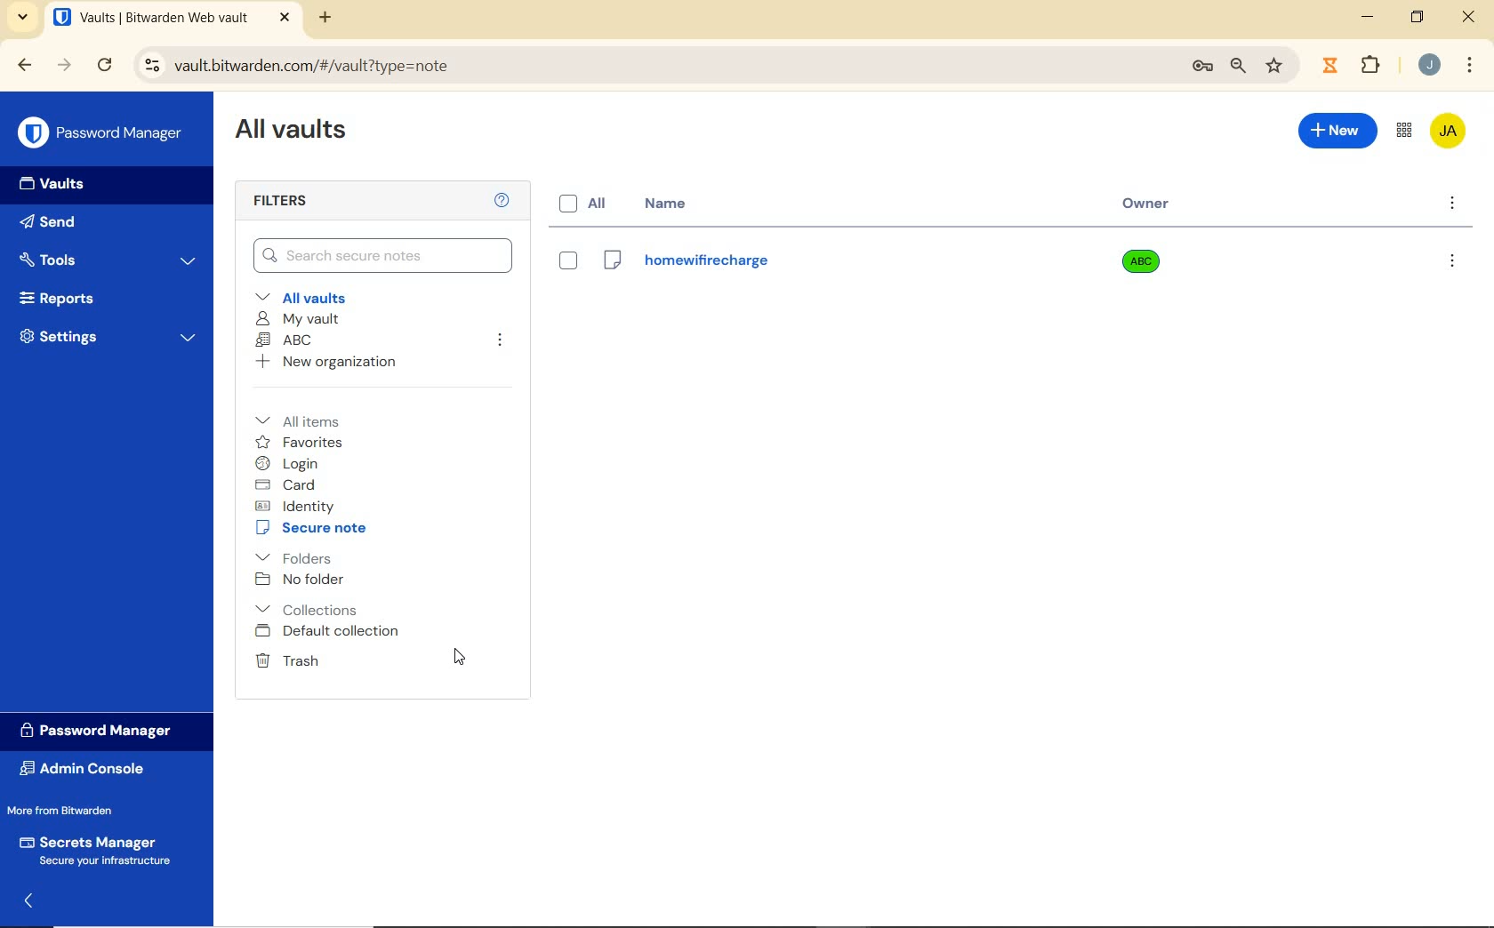 The image size is (1494, 928). What do you see at coordinates (285, 341) in the screenshot?
I see `ABC` at bounding box center [285, 341].